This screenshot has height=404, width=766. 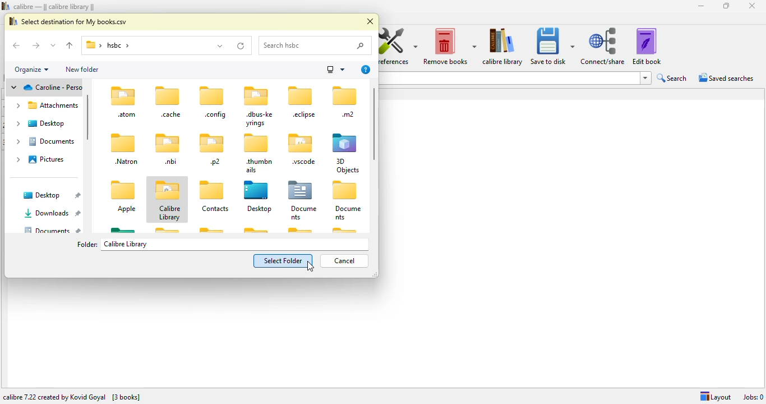 I want to click on remove books, so click(x=449, y=46).